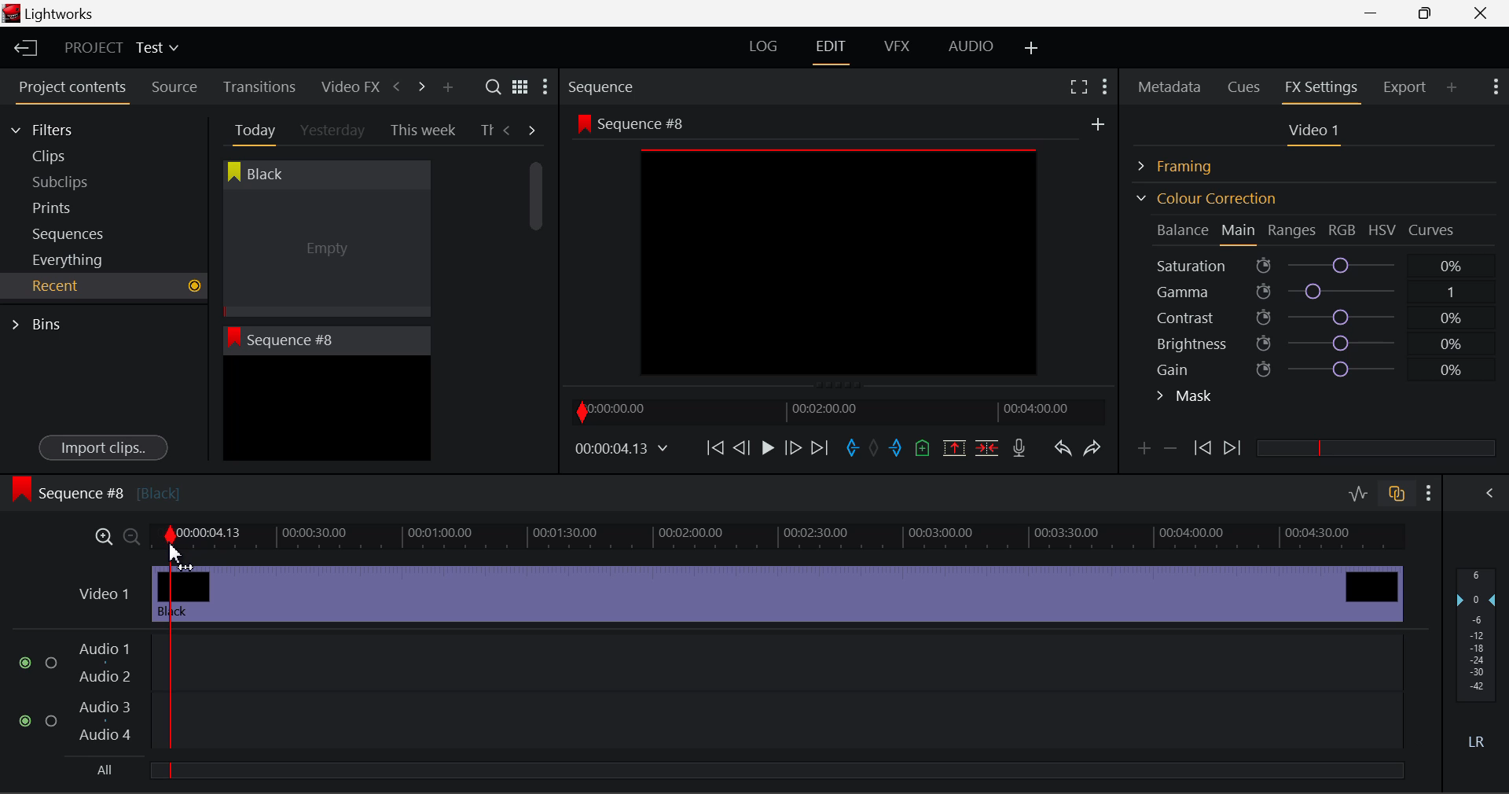  What do you see at coordinates (898, 449) in the screenshot?
I see `Mark Out` at bounding box center [898, 449].